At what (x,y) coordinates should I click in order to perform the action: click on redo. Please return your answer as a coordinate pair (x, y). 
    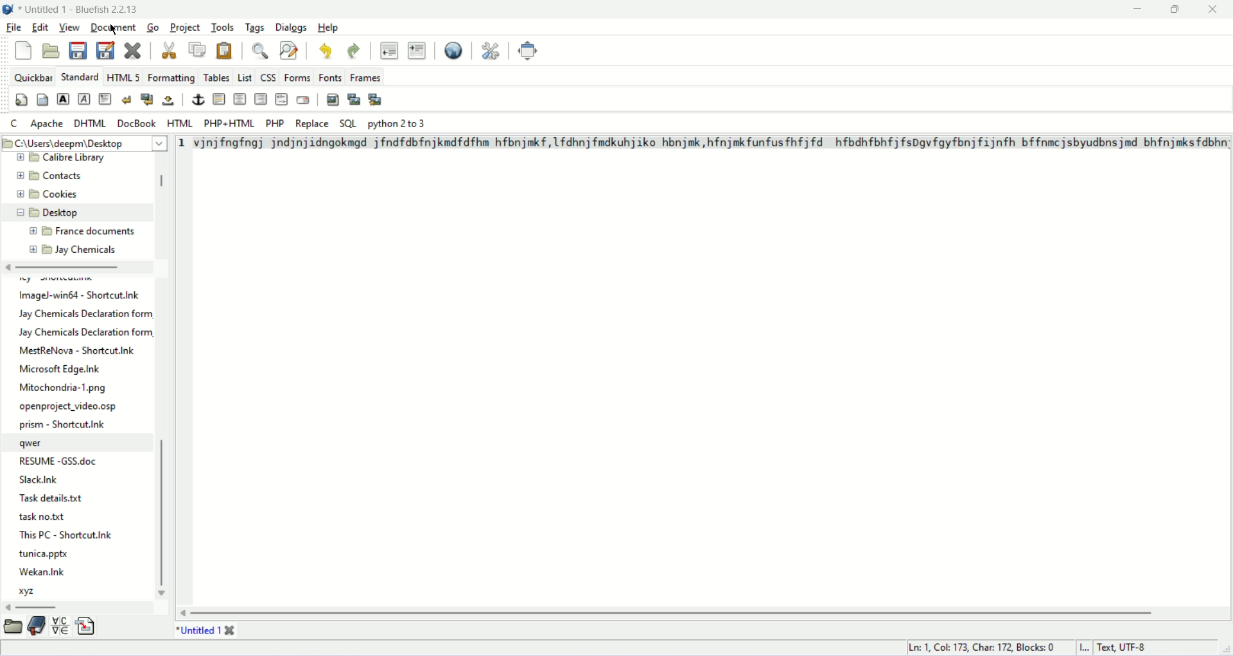
    Looking at the image, I should click on (352, 51).